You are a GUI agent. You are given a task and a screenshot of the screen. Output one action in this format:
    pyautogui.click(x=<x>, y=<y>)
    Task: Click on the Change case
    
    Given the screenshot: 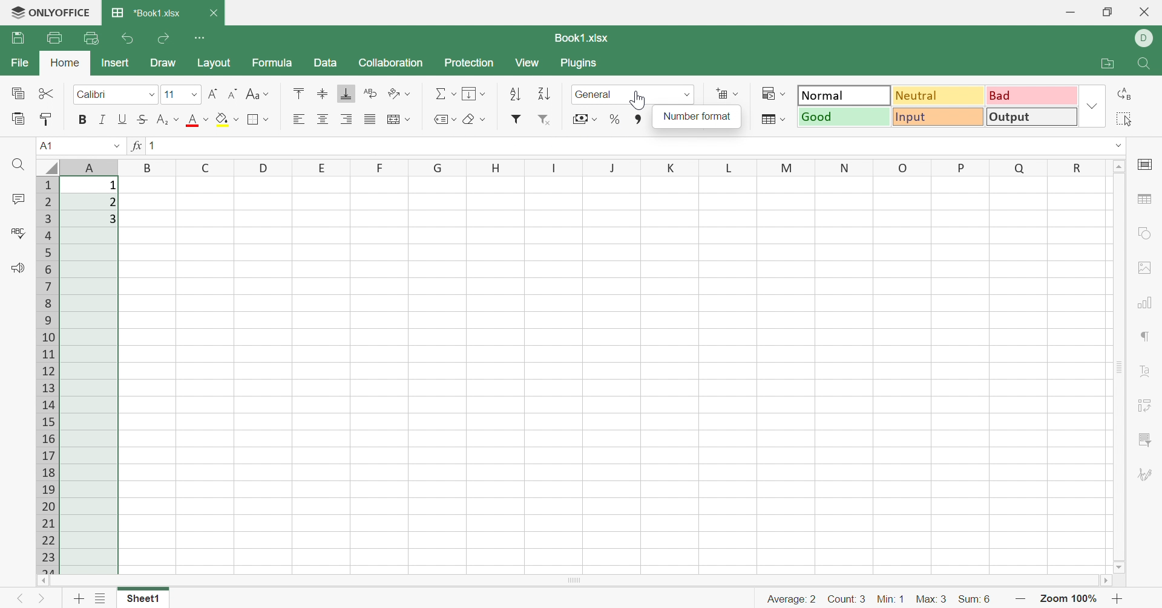 What is the action you would take?
    pyautogui.click(x=258, y=93)
    